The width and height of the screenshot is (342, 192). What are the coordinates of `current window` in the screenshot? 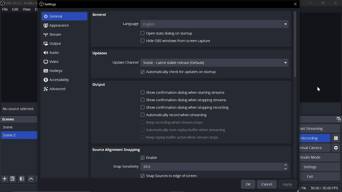 It's located at (50, 4).